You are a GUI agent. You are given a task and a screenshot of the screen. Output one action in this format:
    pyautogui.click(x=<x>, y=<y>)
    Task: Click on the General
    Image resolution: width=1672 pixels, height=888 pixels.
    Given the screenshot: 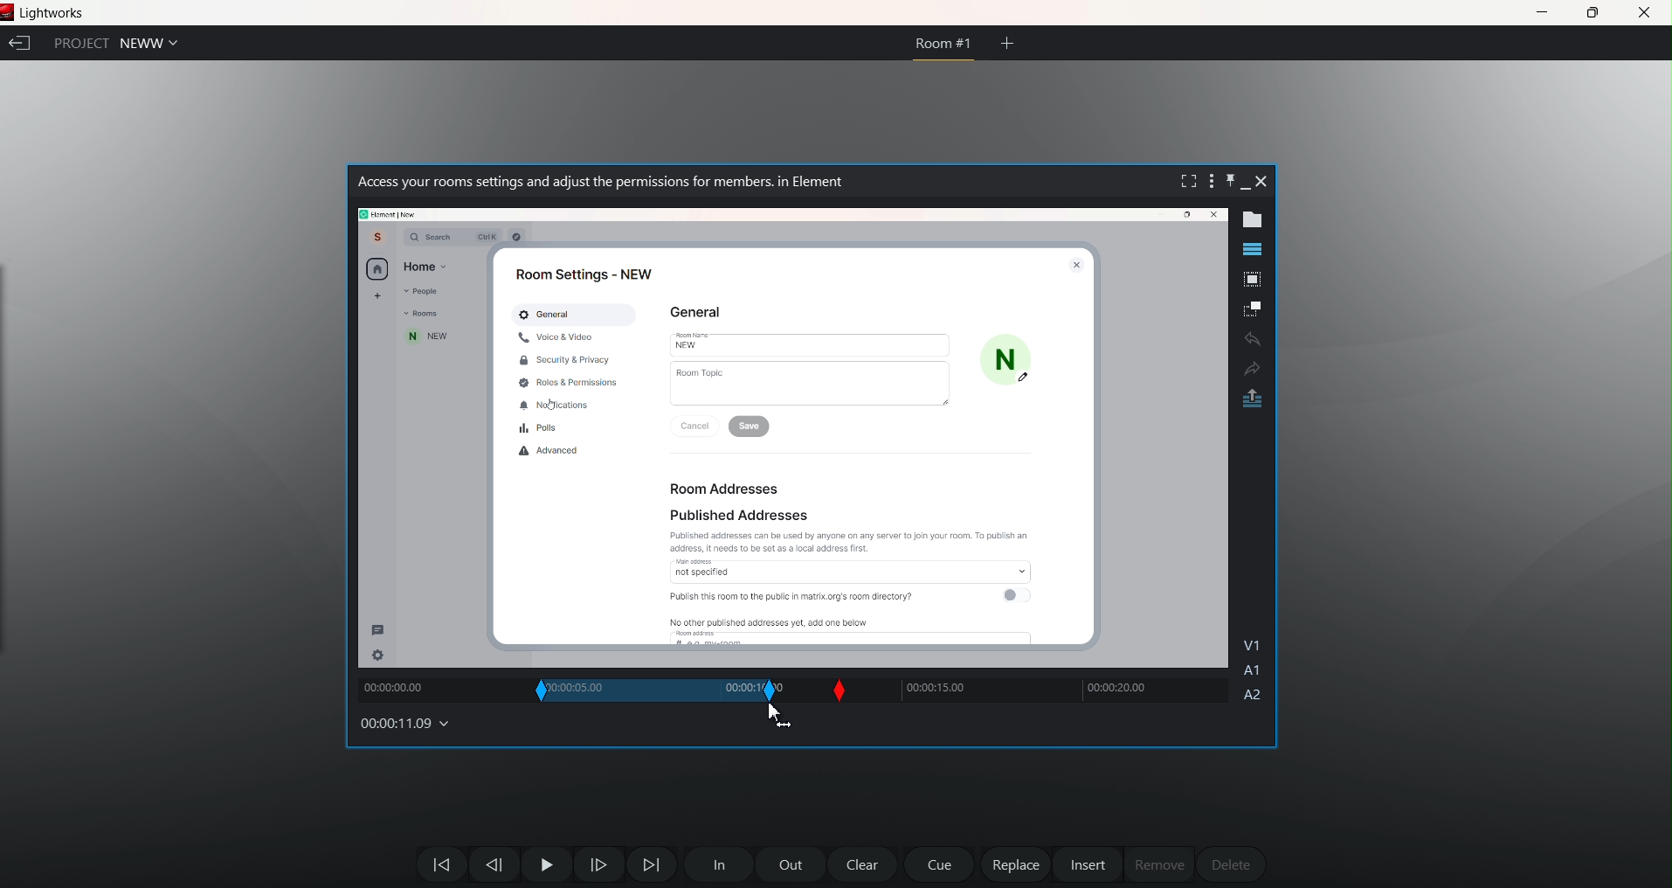 What is the action you would take?
    pyautogui.click(x=698, y=312)
    